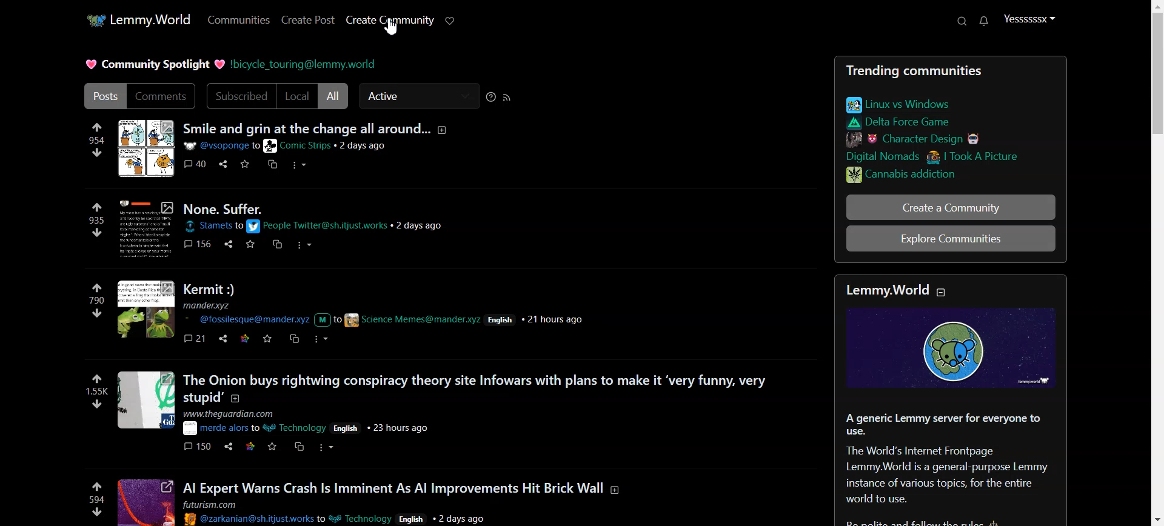 This screenshot has width=1164, height=526. I want to click on upvote, so click(97, 207).